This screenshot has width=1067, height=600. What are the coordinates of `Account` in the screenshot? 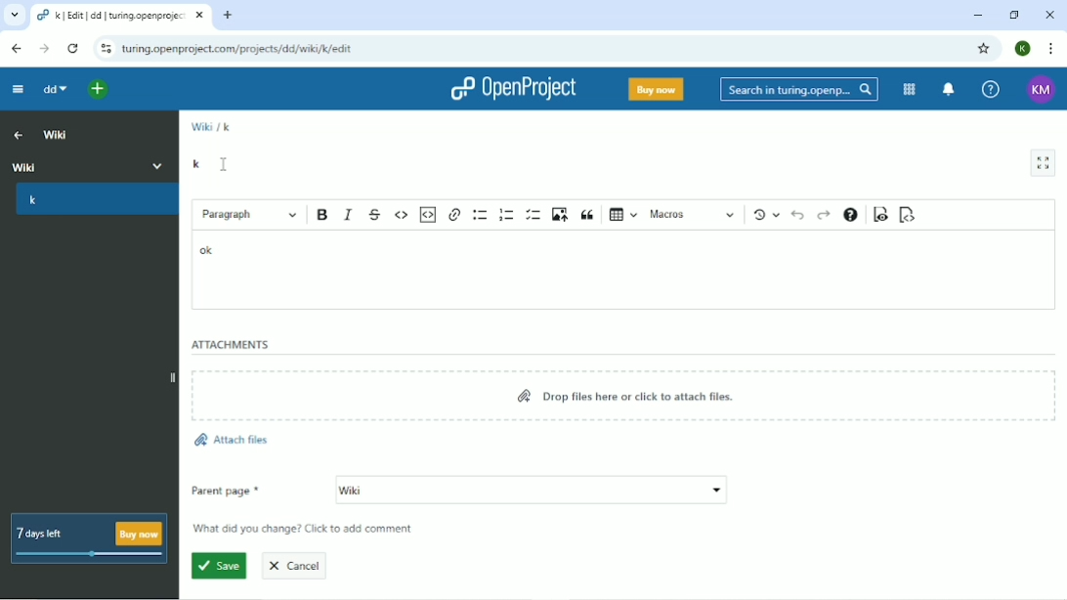 It's located at (1041, 89).